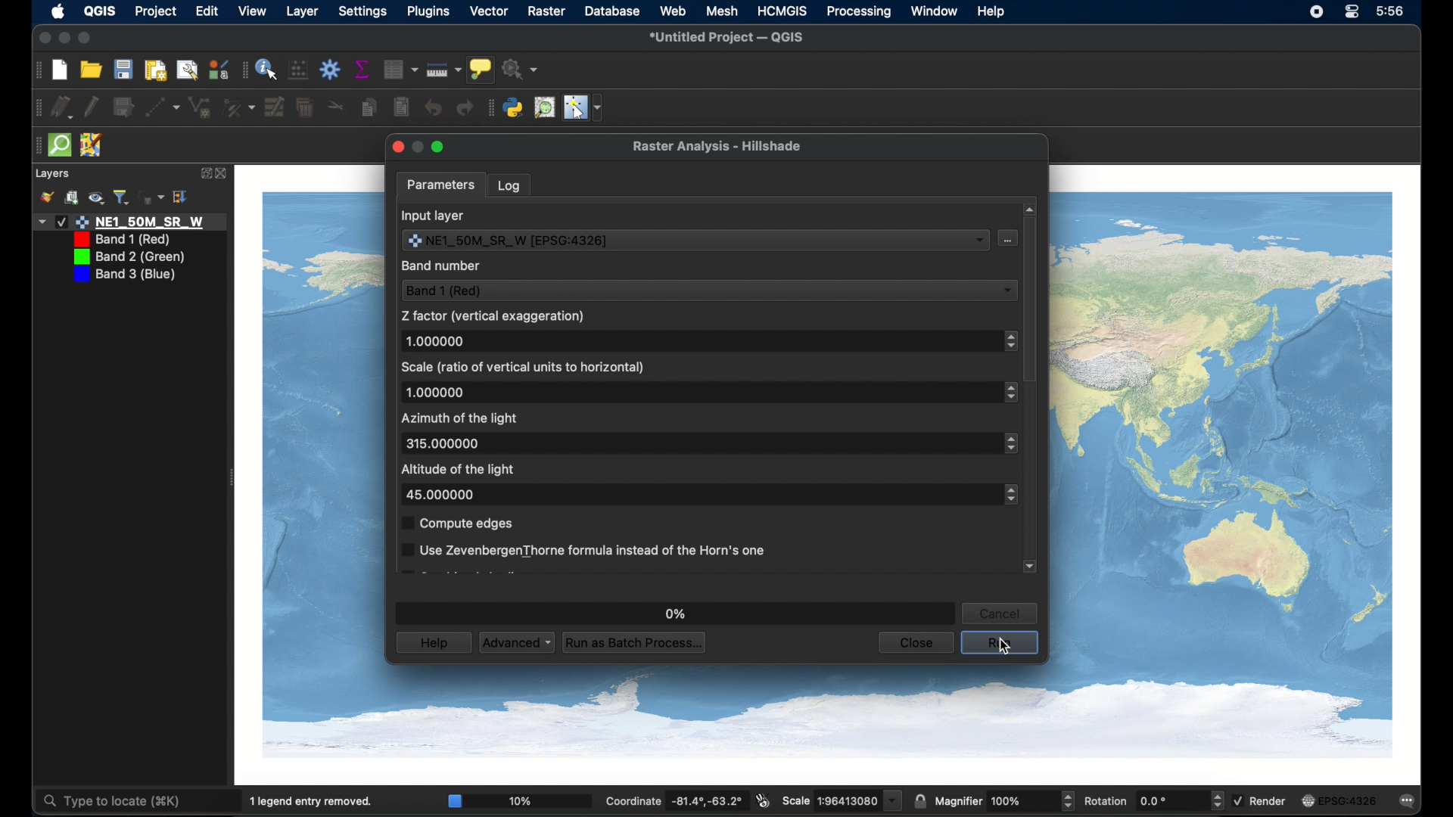  What do you see at coordinates (1153, 800) in the screenshot?
I see `rotation` at bounding box center [1153, 800].